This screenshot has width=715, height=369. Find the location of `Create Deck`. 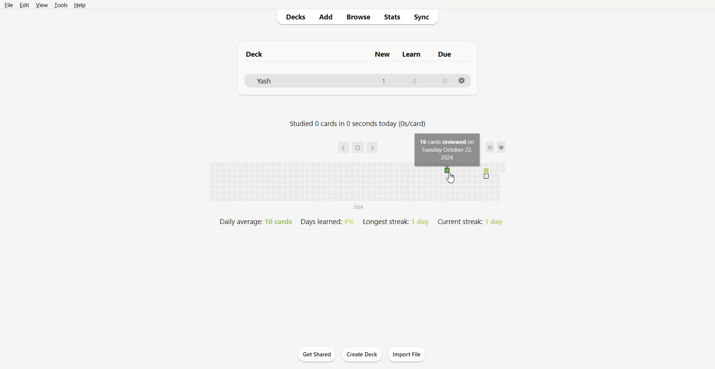

Create Deck is located at coordinates (362, 354).